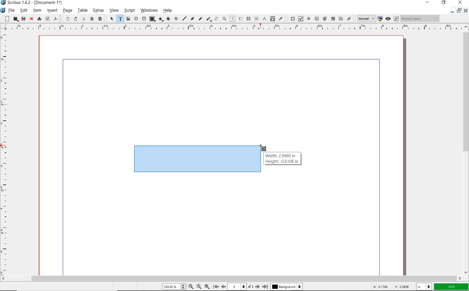  Describe the element at coordinates (98, 11) in the screenshot. I see `extras` at that location.